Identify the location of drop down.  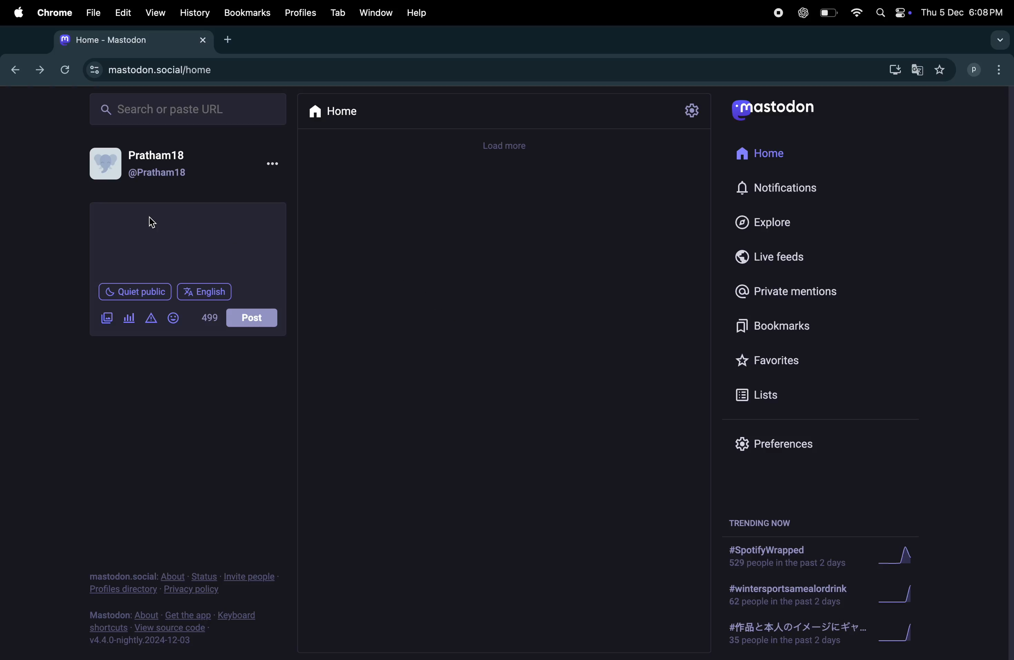
(1000, 40).